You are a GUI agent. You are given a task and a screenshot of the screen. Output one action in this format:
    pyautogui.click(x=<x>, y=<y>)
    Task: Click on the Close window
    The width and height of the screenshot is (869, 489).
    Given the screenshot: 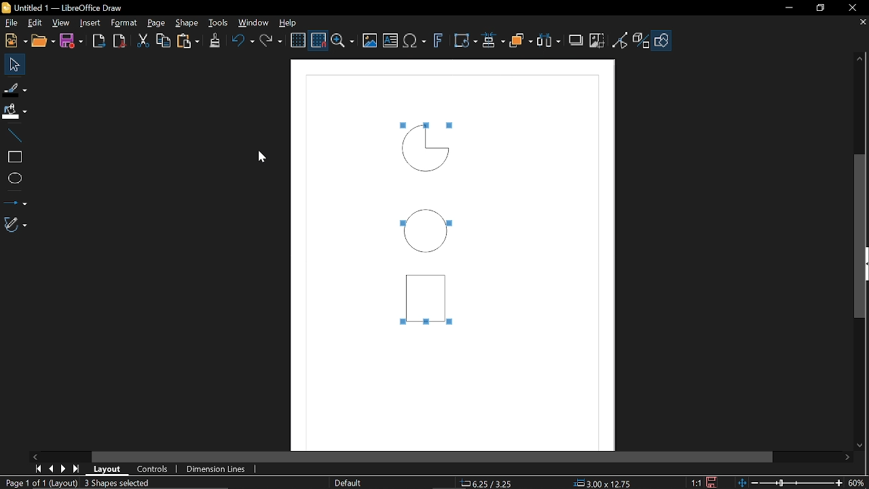 What is the action you would take?
    pyautogui.click(x=849, y=8)
    